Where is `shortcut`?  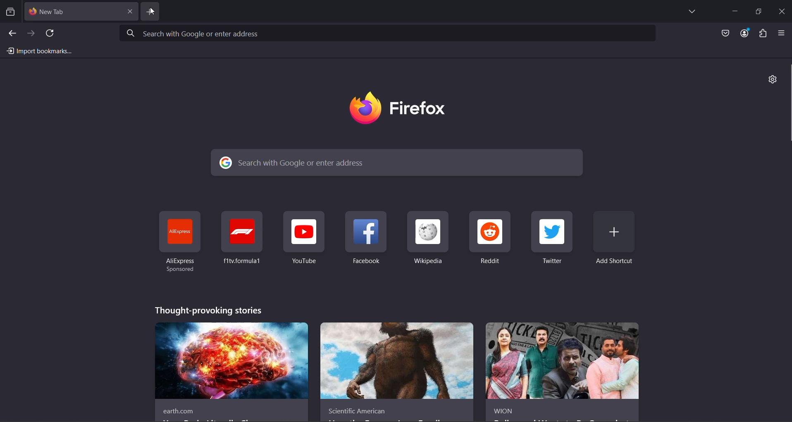
shortcut is located at coordinates (553, 239).